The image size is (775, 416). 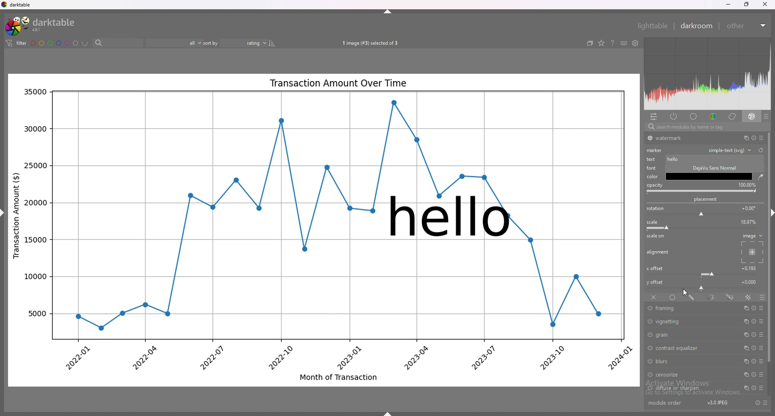 What do you see at coordinates (451, 216) in the screenshot?
I see `watermark` at bounding box center [451, 216].